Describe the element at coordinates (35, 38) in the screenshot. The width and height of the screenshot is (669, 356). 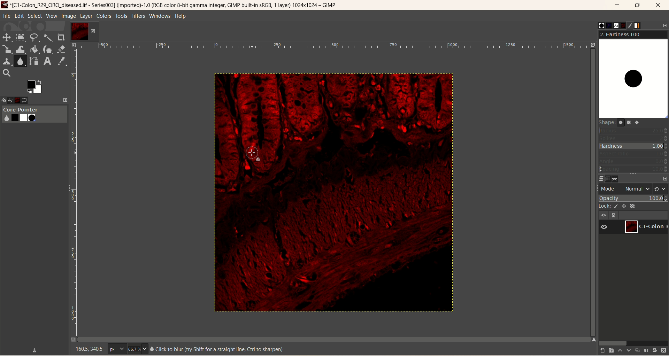
I see `free select tool` at that location.